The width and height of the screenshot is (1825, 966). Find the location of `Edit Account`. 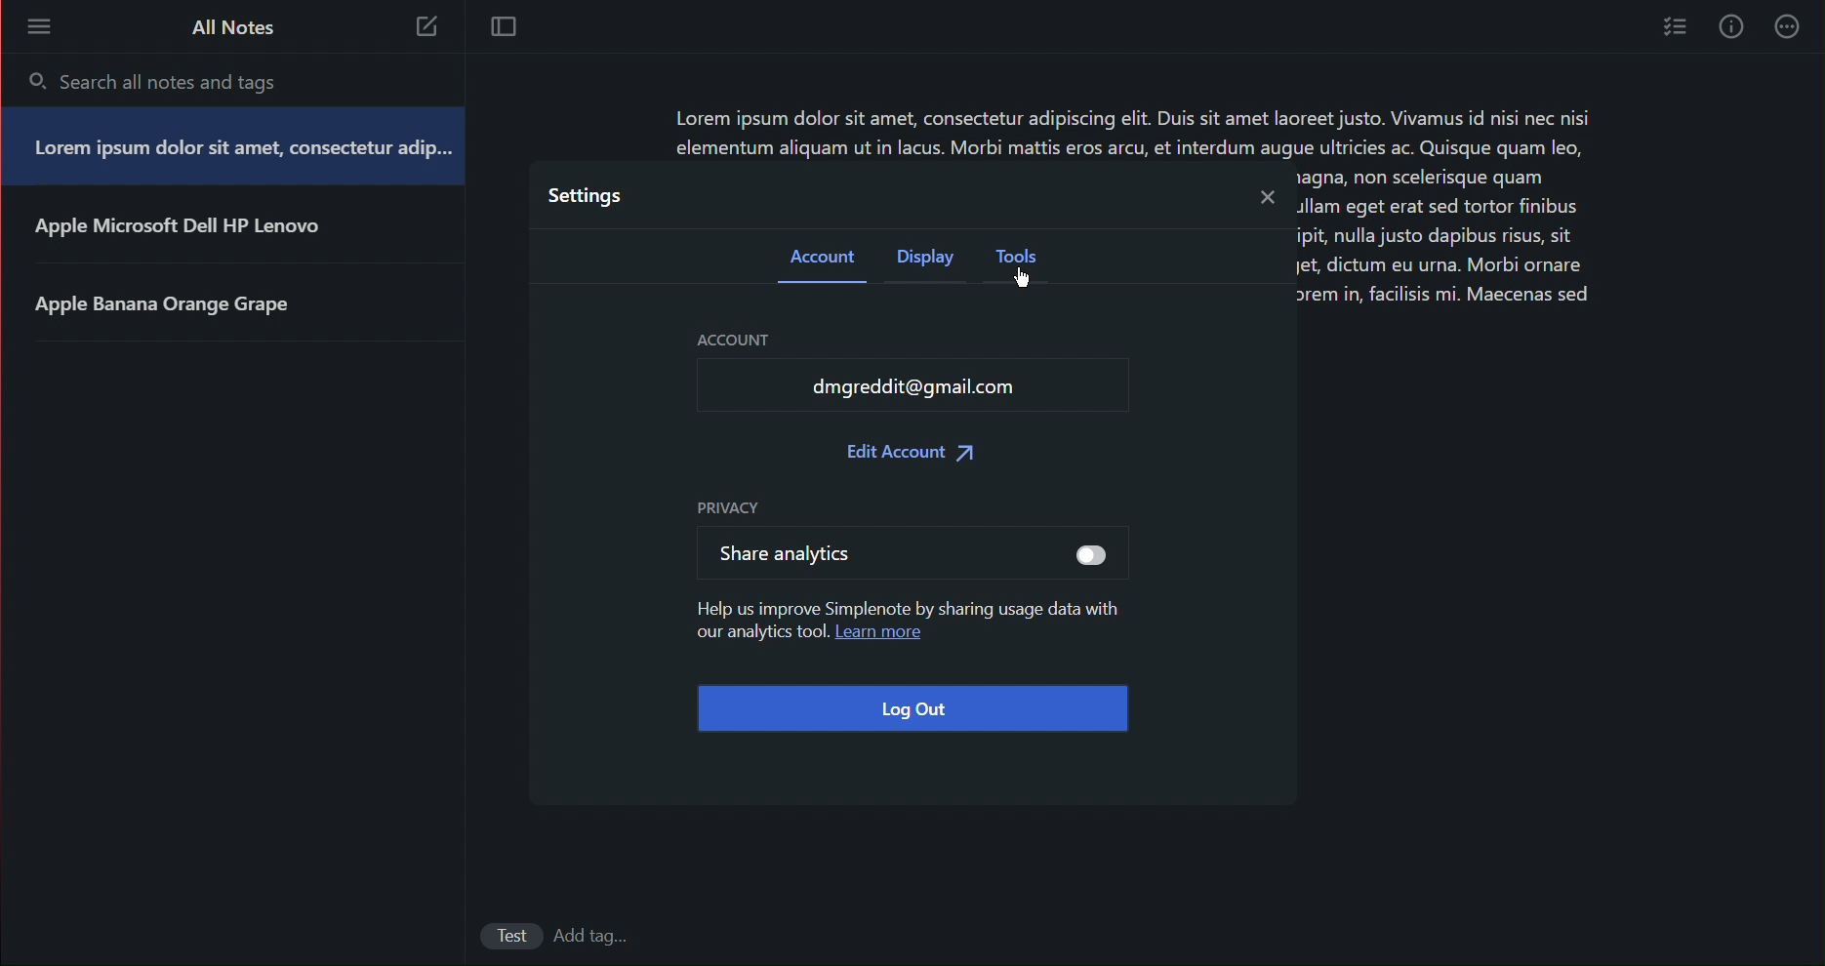

Edit Account is located at coordinates (910, 455).